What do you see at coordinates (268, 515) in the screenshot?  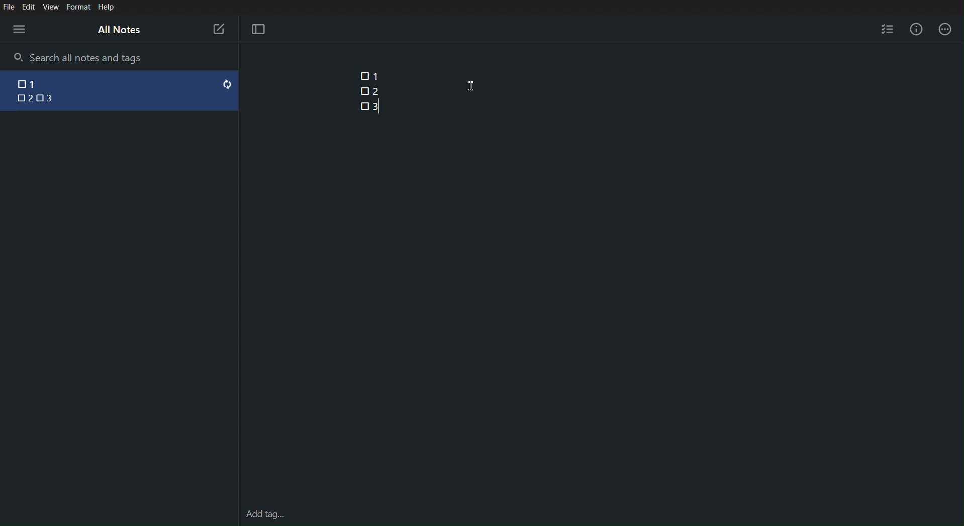 I see `Add tag` at bounding box center [268, 515].